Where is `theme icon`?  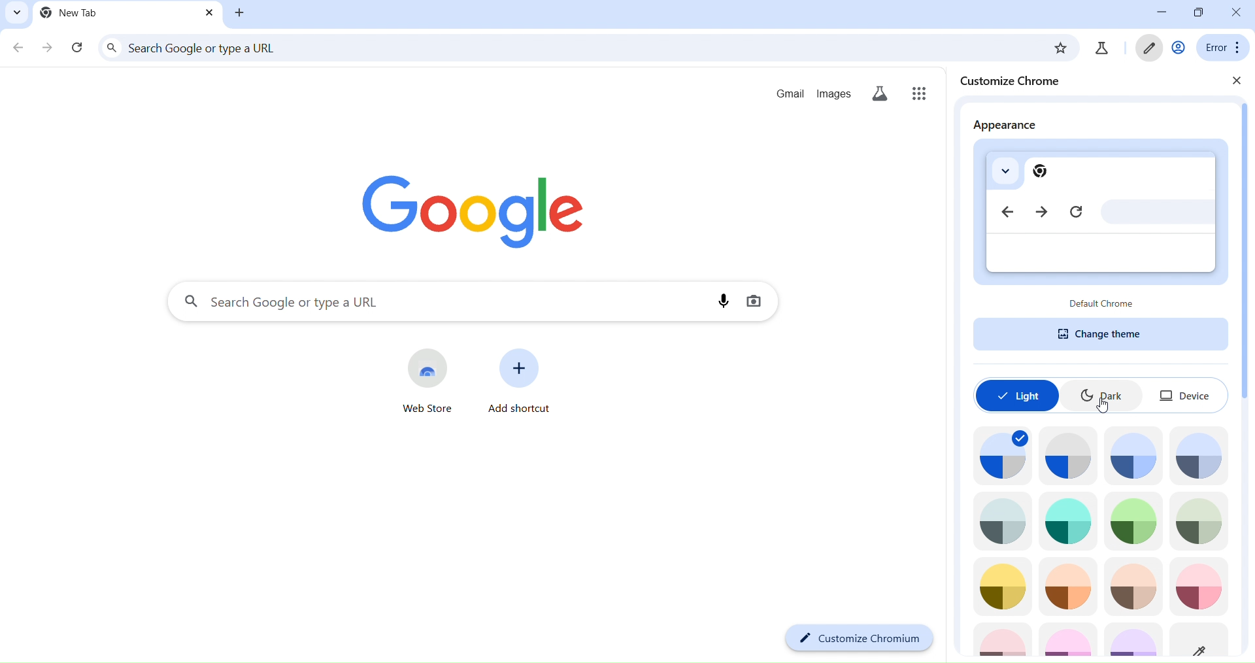
theme icon is located at coordinates (1003, 641).